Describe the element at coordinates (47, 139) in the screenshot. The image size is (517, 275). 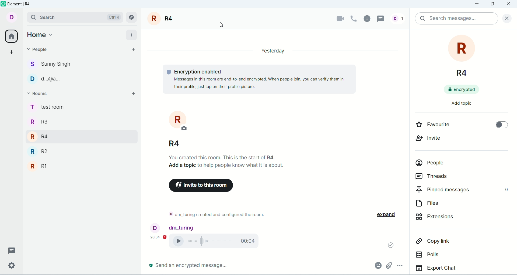
I see `rooms` at that location.